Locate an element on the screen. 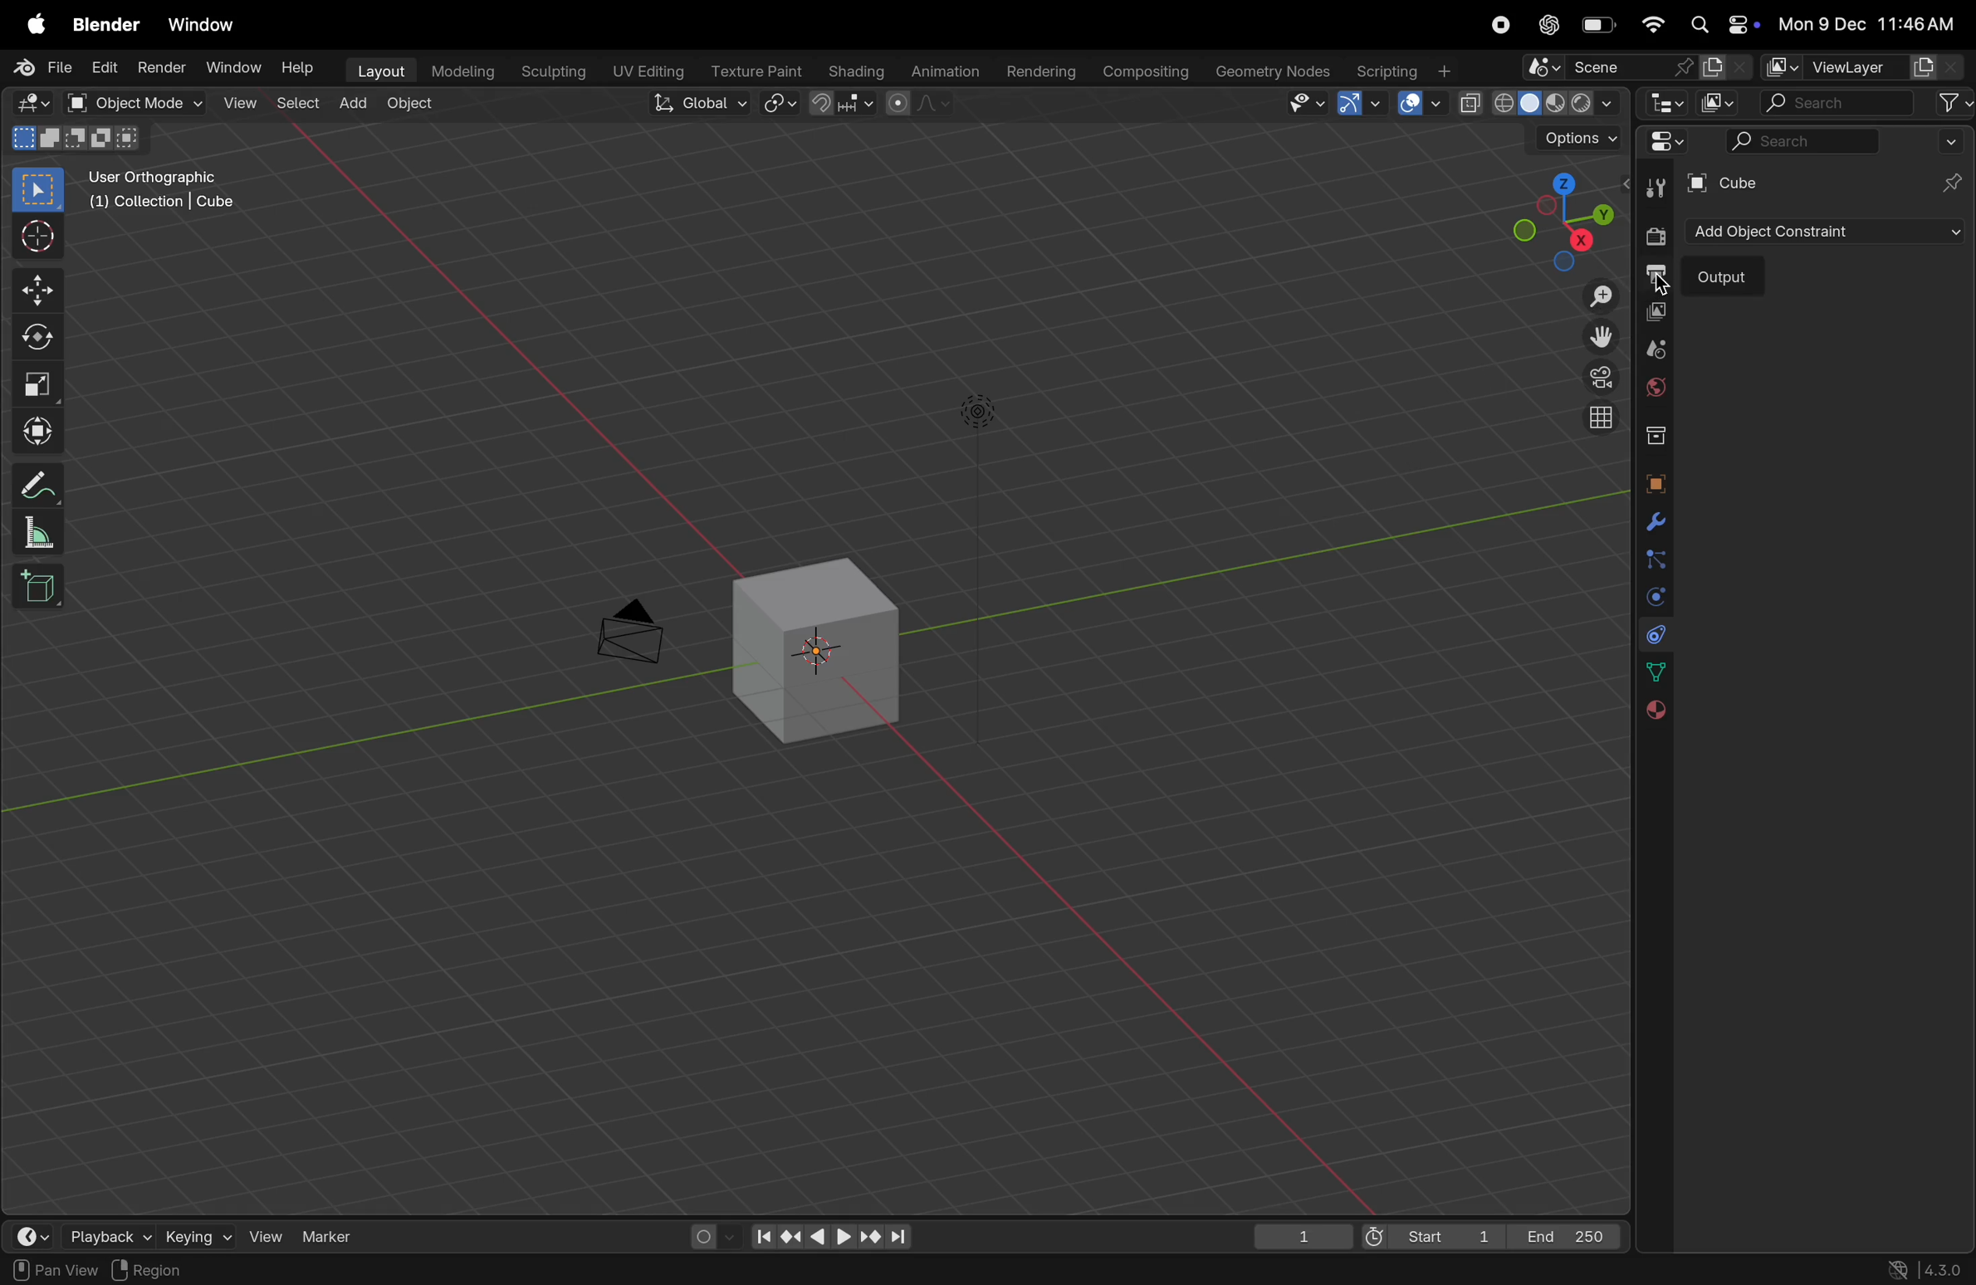 The image size is (1976, 1285). 1 is located at coordinates (1294, 1234).